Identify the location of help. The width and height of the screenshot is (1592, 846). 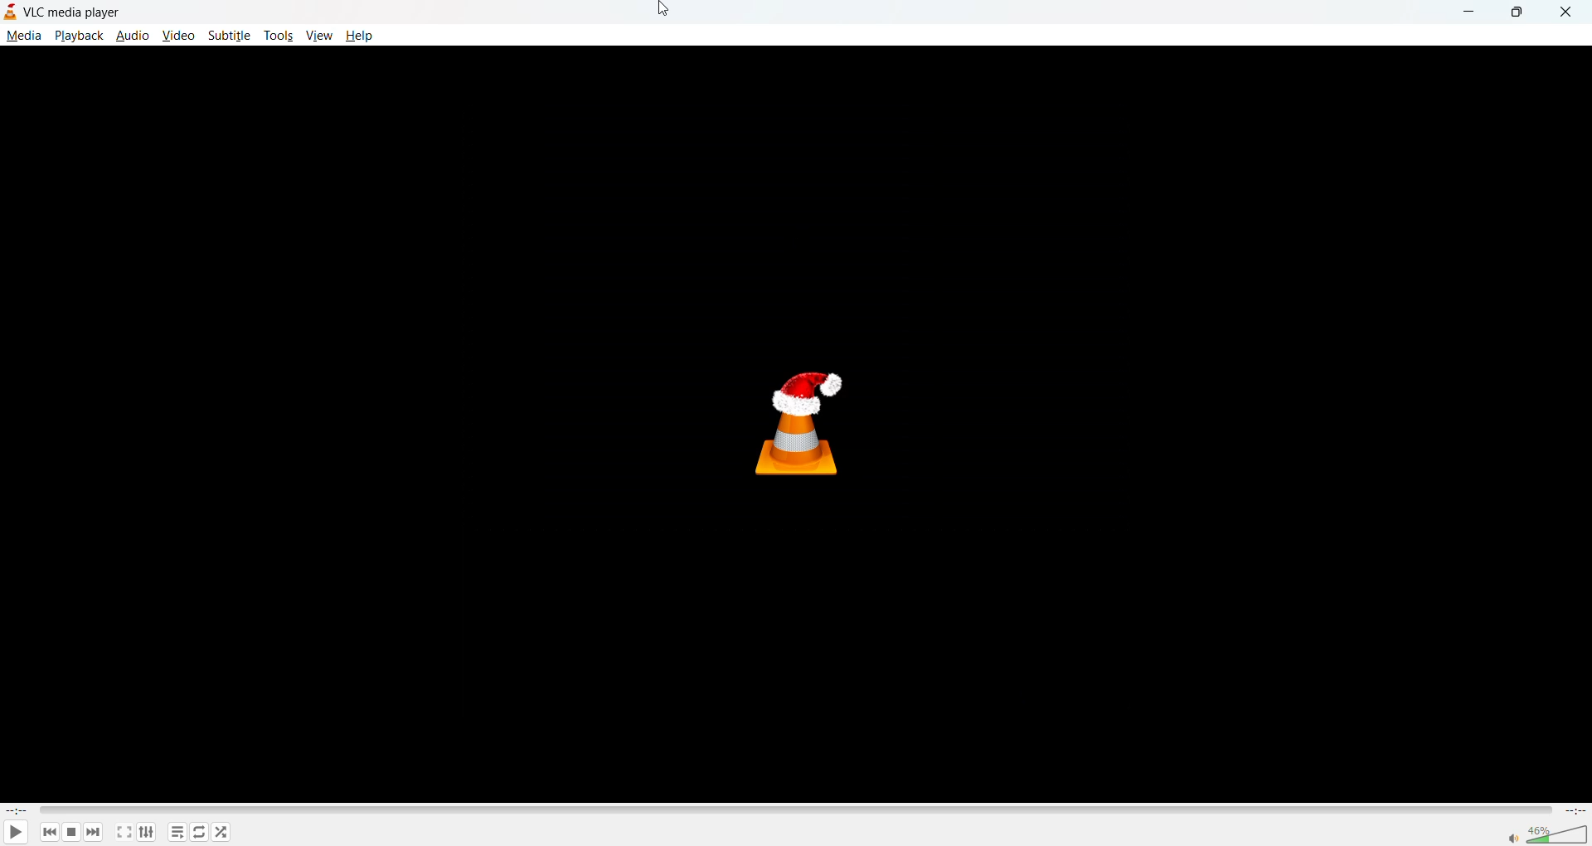
(358, 35).